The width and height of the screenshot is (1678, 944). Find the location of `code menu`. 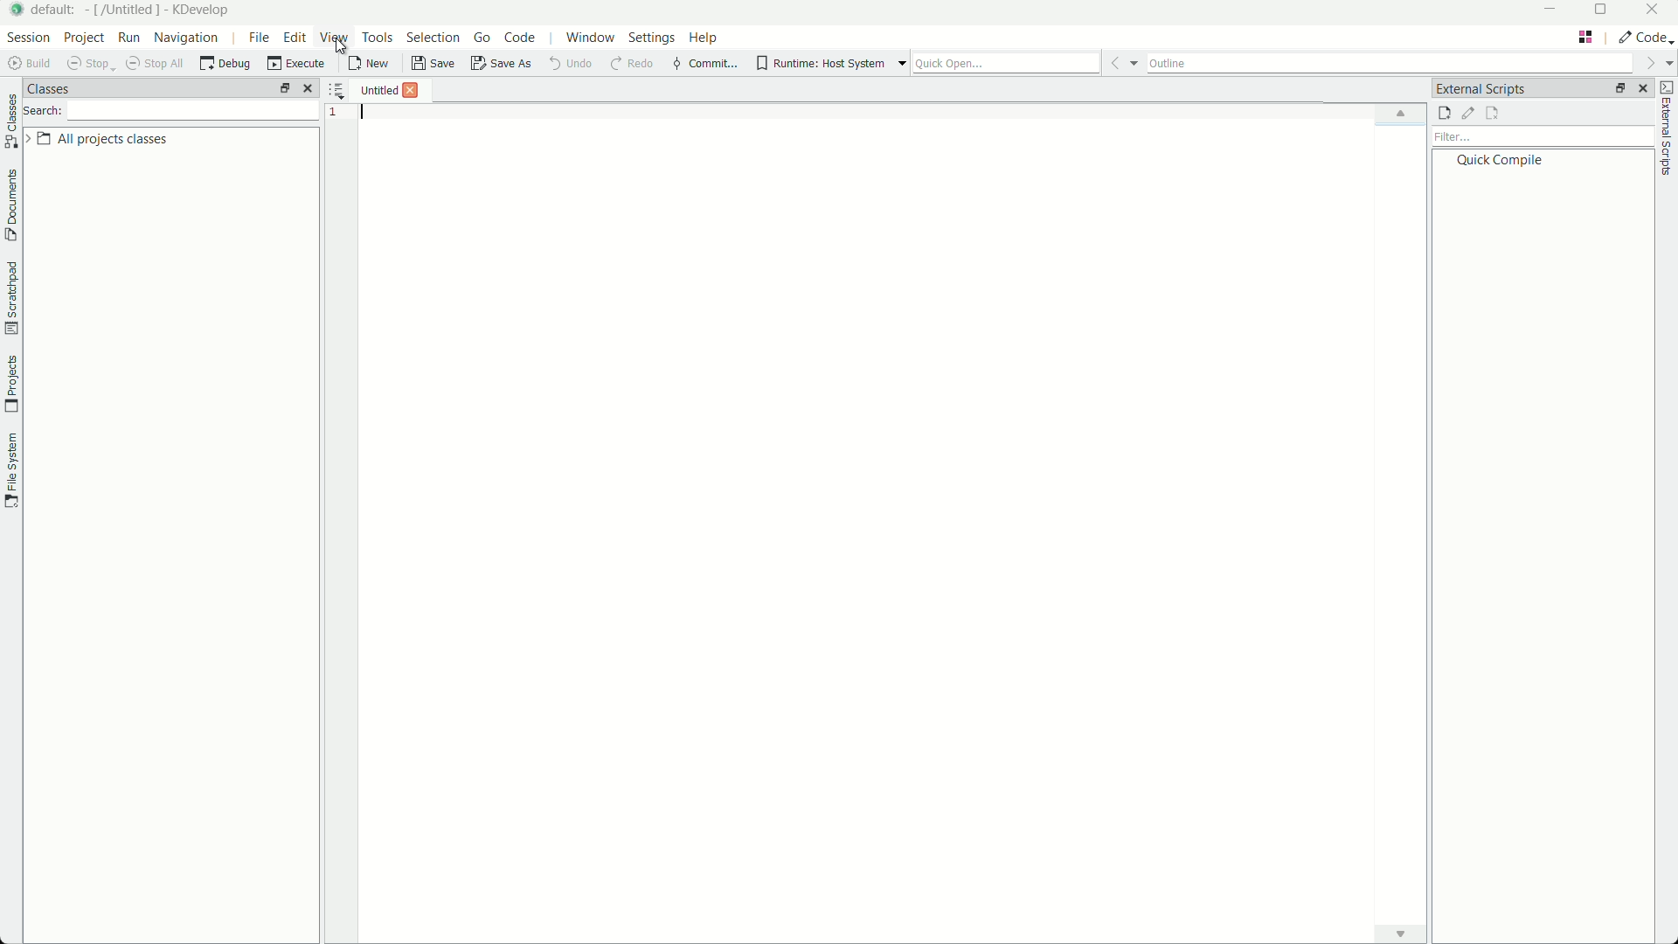

code menu is located at coordinates (517, 37).